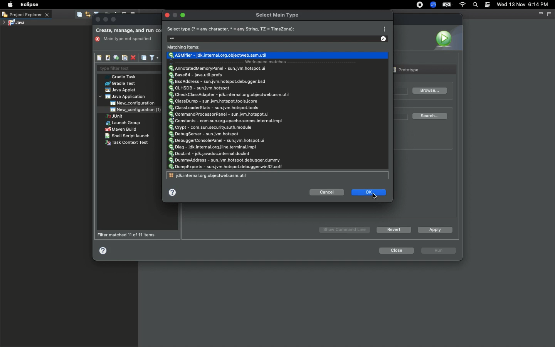 The image size is (555, 347). What do you see at coordinates (185, 15) in the screenshot?
I see `maximize` at bounding box center [185, 15].